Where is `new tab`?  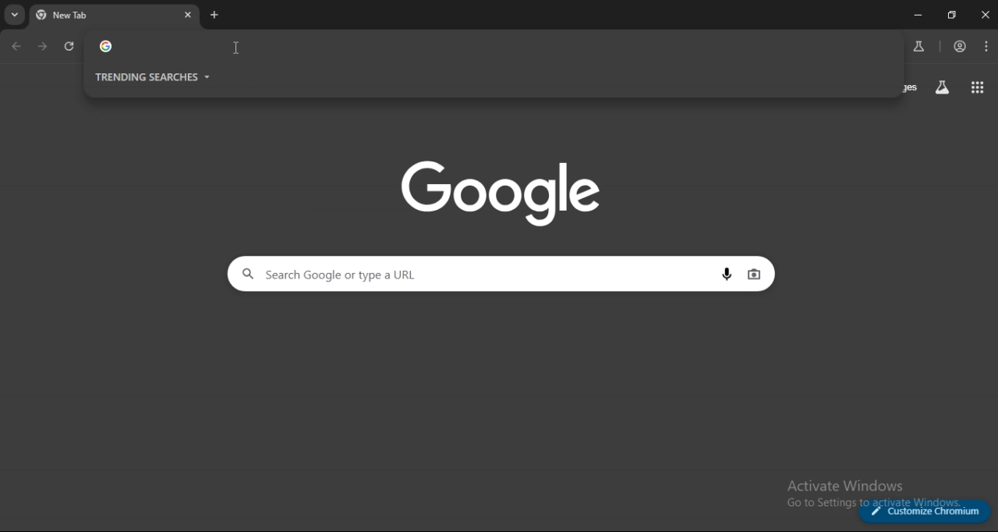
new tab is located at coordinates (214, 15).